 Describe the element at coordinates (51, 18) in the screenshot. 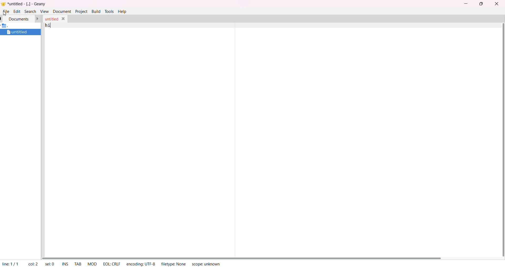

I see `untitled` at that location.